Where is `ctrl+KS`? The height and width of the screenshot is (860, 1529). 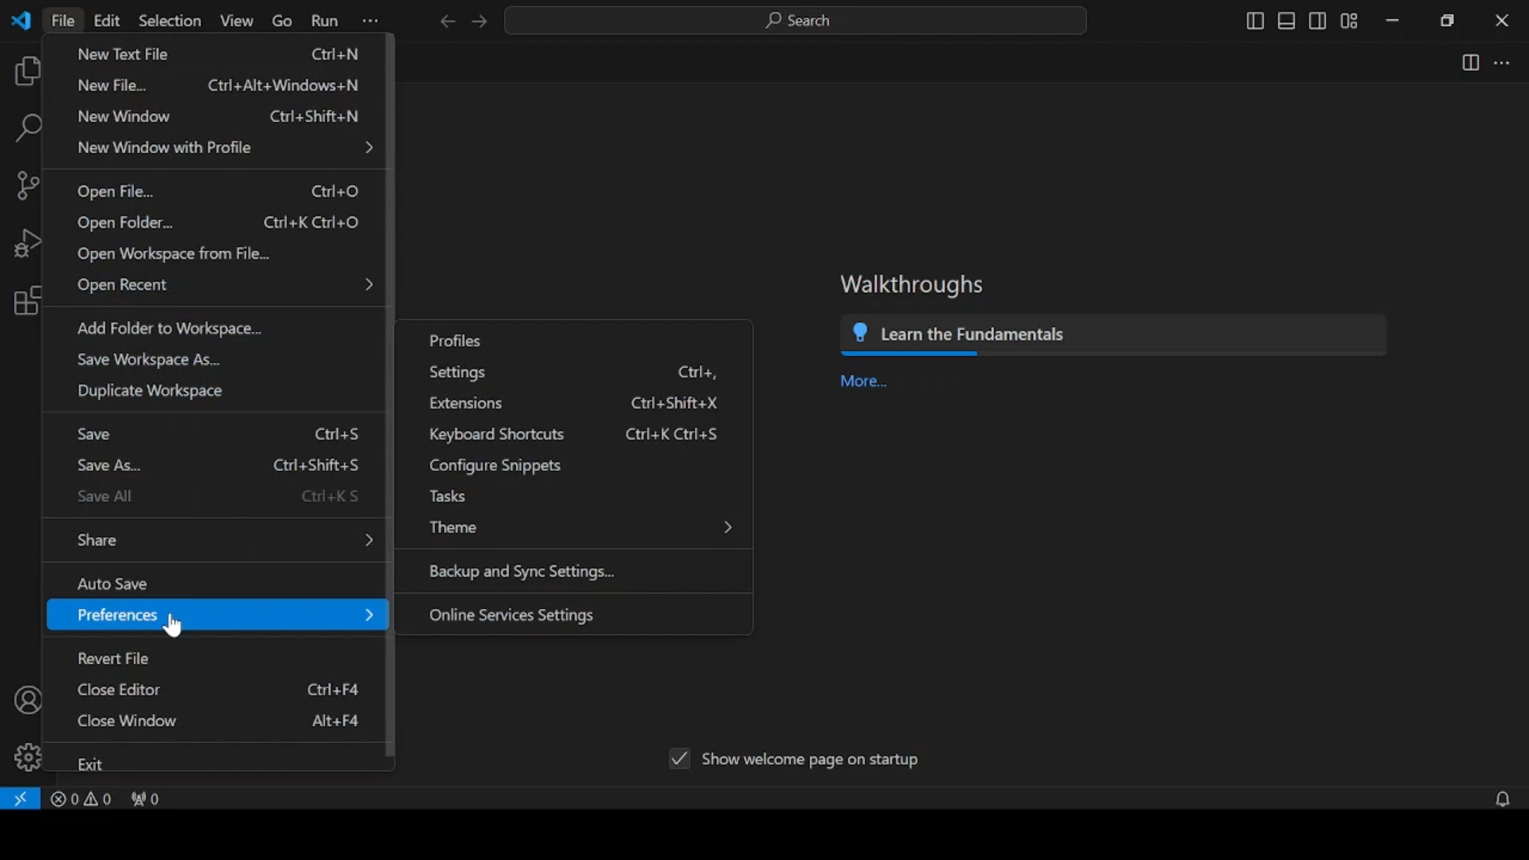
ctrl+KS is located at coordinates (332, 497).